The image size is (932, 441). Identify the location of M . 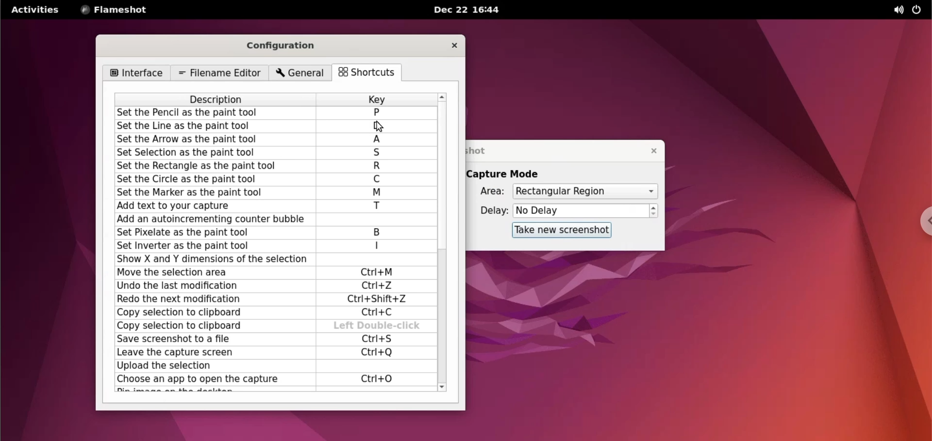
(377, 193).